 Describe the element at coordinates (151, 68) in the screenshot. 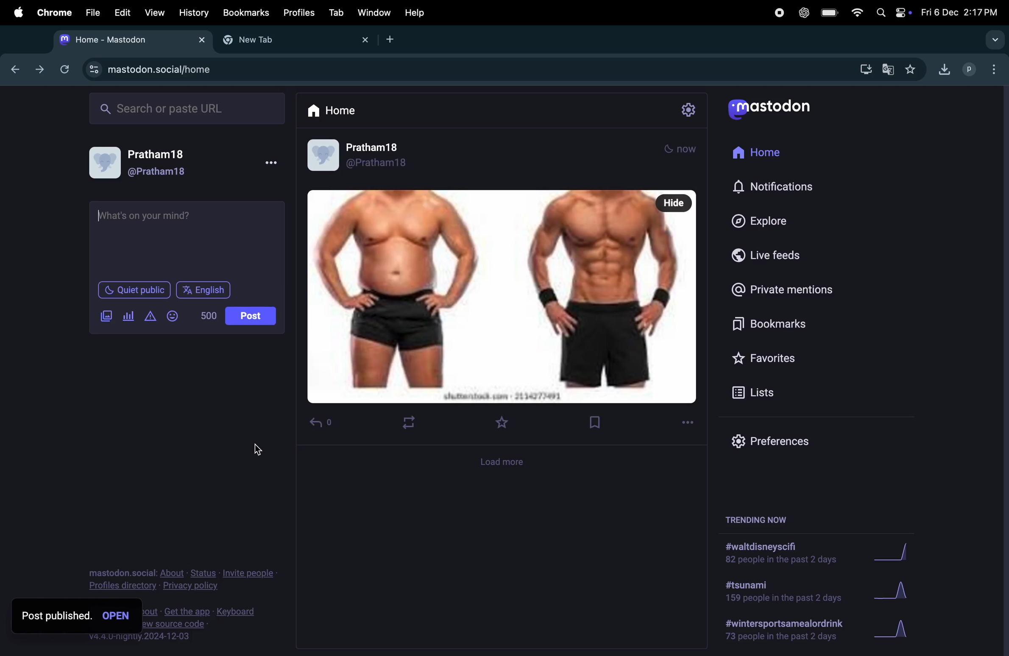

I see `mastdoon social url` at that location.